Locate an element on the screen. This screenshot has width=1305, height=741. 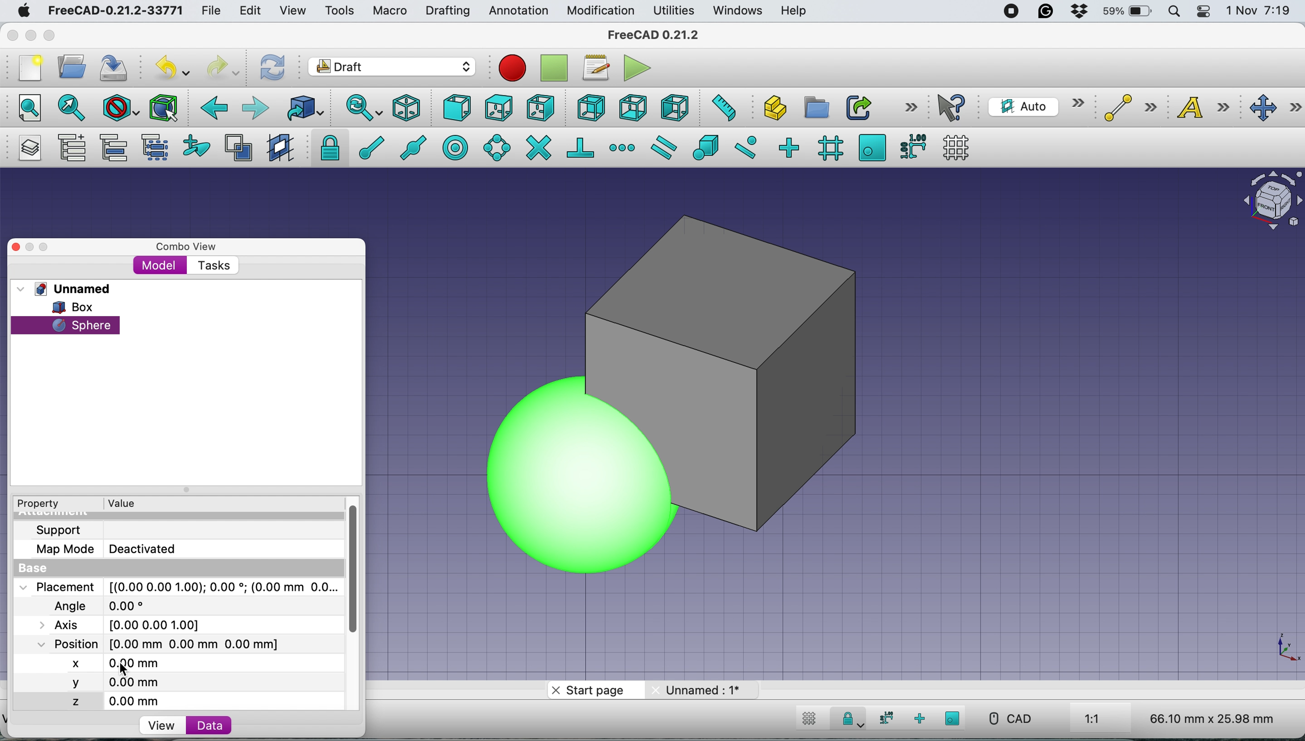
execute macros is located at coordinates (638, 68).